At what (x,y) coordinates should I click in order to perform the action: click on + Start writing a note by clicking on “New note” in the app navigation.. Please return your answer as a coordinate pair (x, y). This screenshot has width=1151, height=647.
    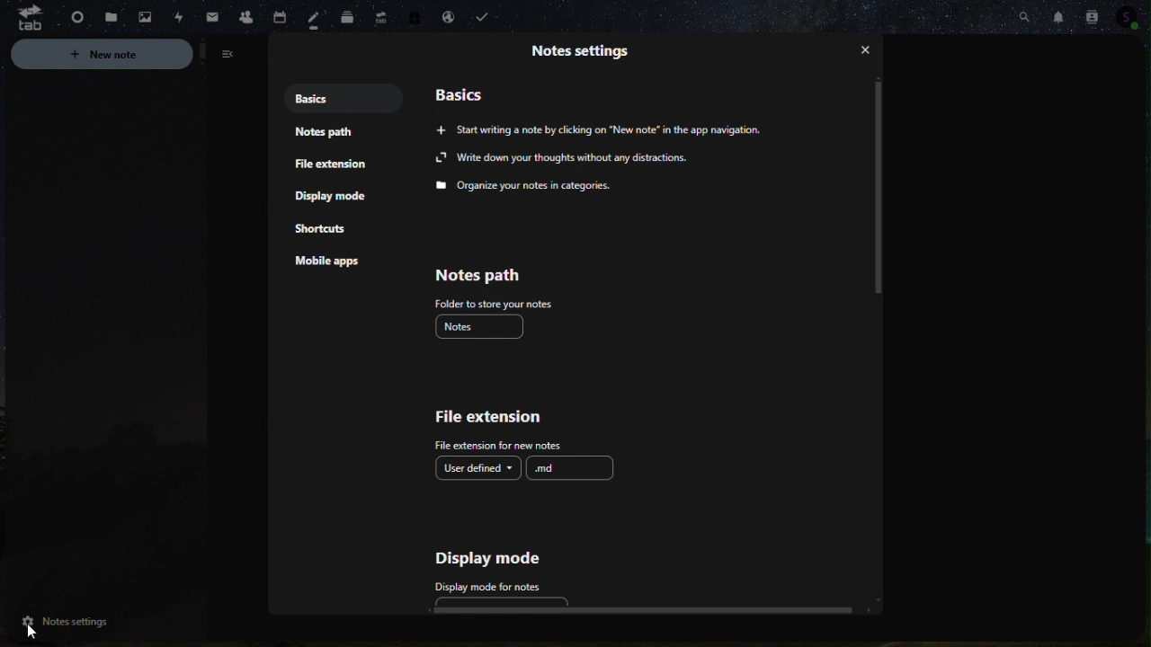
    Looking at the image, I should click on (593, 129).